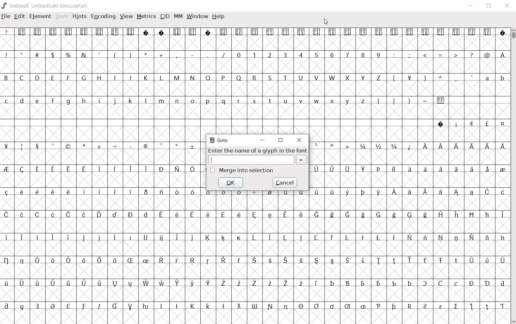 The height and width of the screenshot is (324, 516). I want to click on Symbol, so click(22, 214).